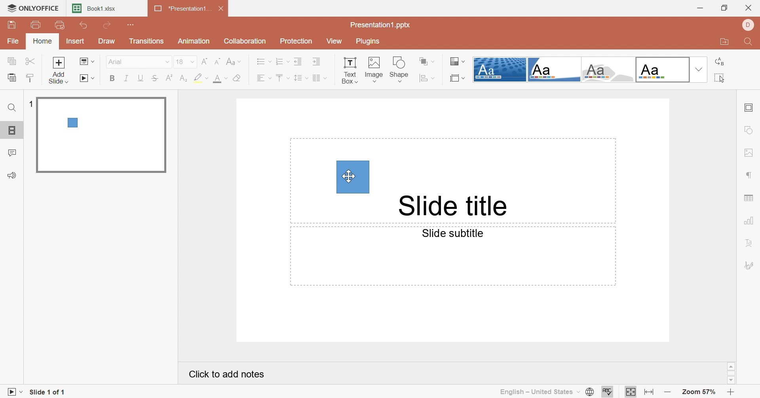 The width and height of the screenshot is (760, 398). Describe the element at coordinates (750, 108) in the screenshot. I see `Slide settings` at that location.